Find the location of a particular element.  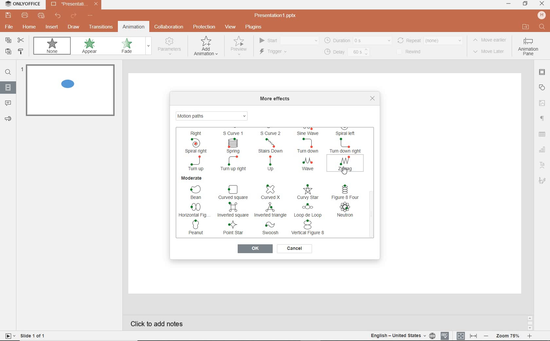

ANIMATION is located at coordinates (206, 47).